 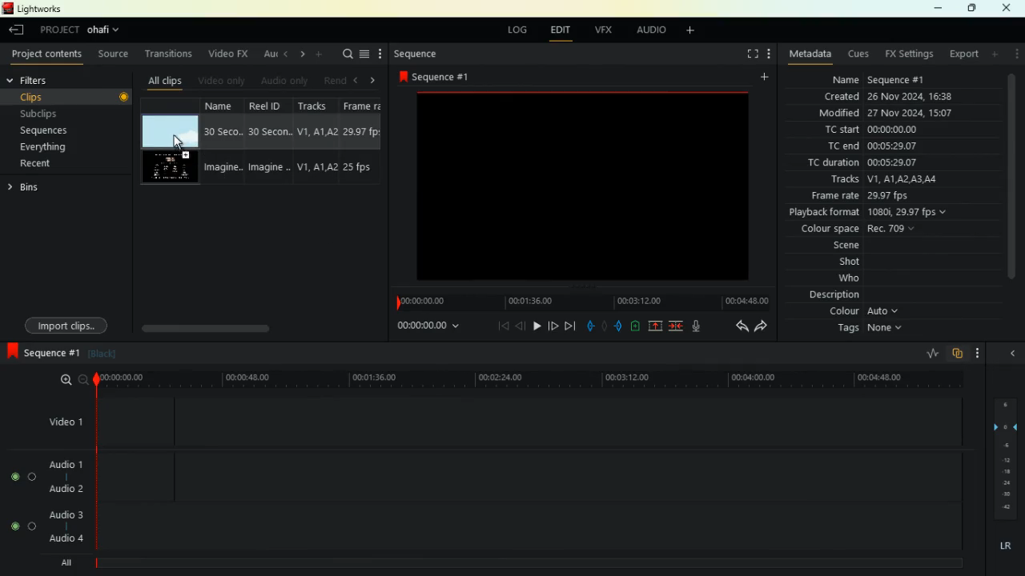 What do you see at coordinates (915, 113) in the screenshot?
I see `27 Nov 2024, 15:07` at bounding box center [915, 113].